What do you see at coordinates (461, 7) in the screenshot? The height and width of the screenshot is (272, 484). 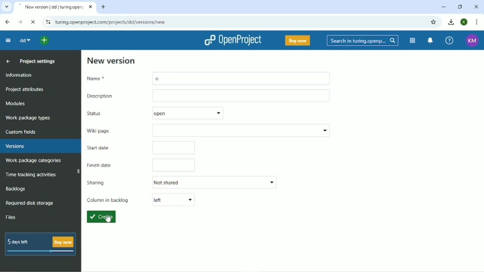 I see `Restore down` at bounding box center [461, 7].